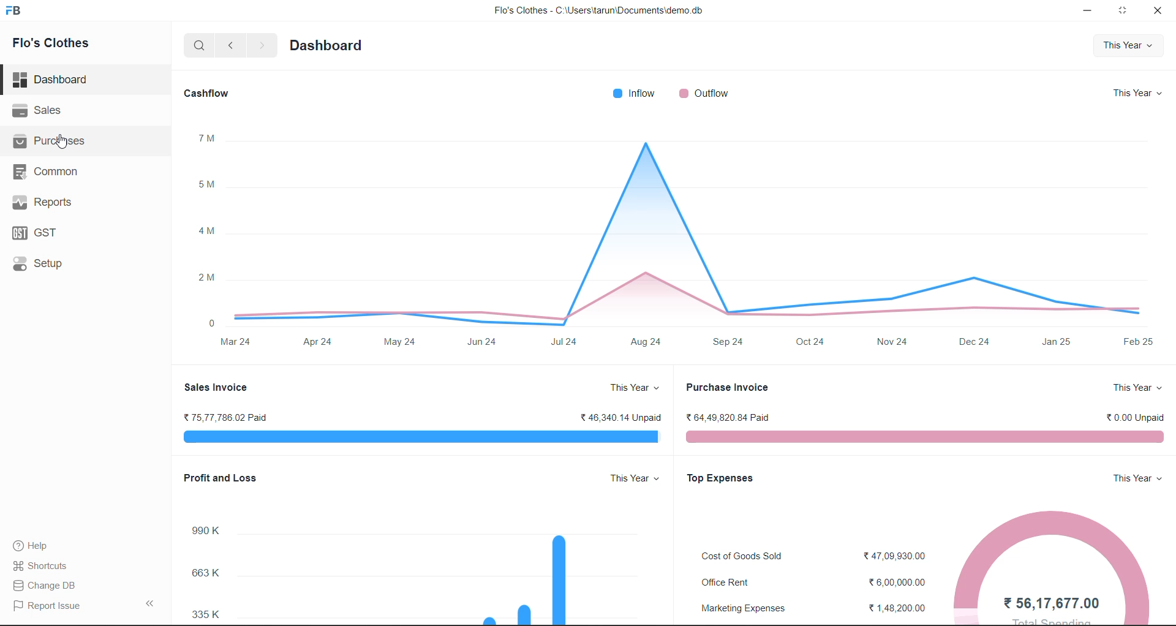 The width and height of the screenshot is (1176, 626). What do you see at coordinates (810, 557) in the screenshot?
I see `Cost of Goods Sold ₹47,09,930.00` at bounding box center [810, 557].